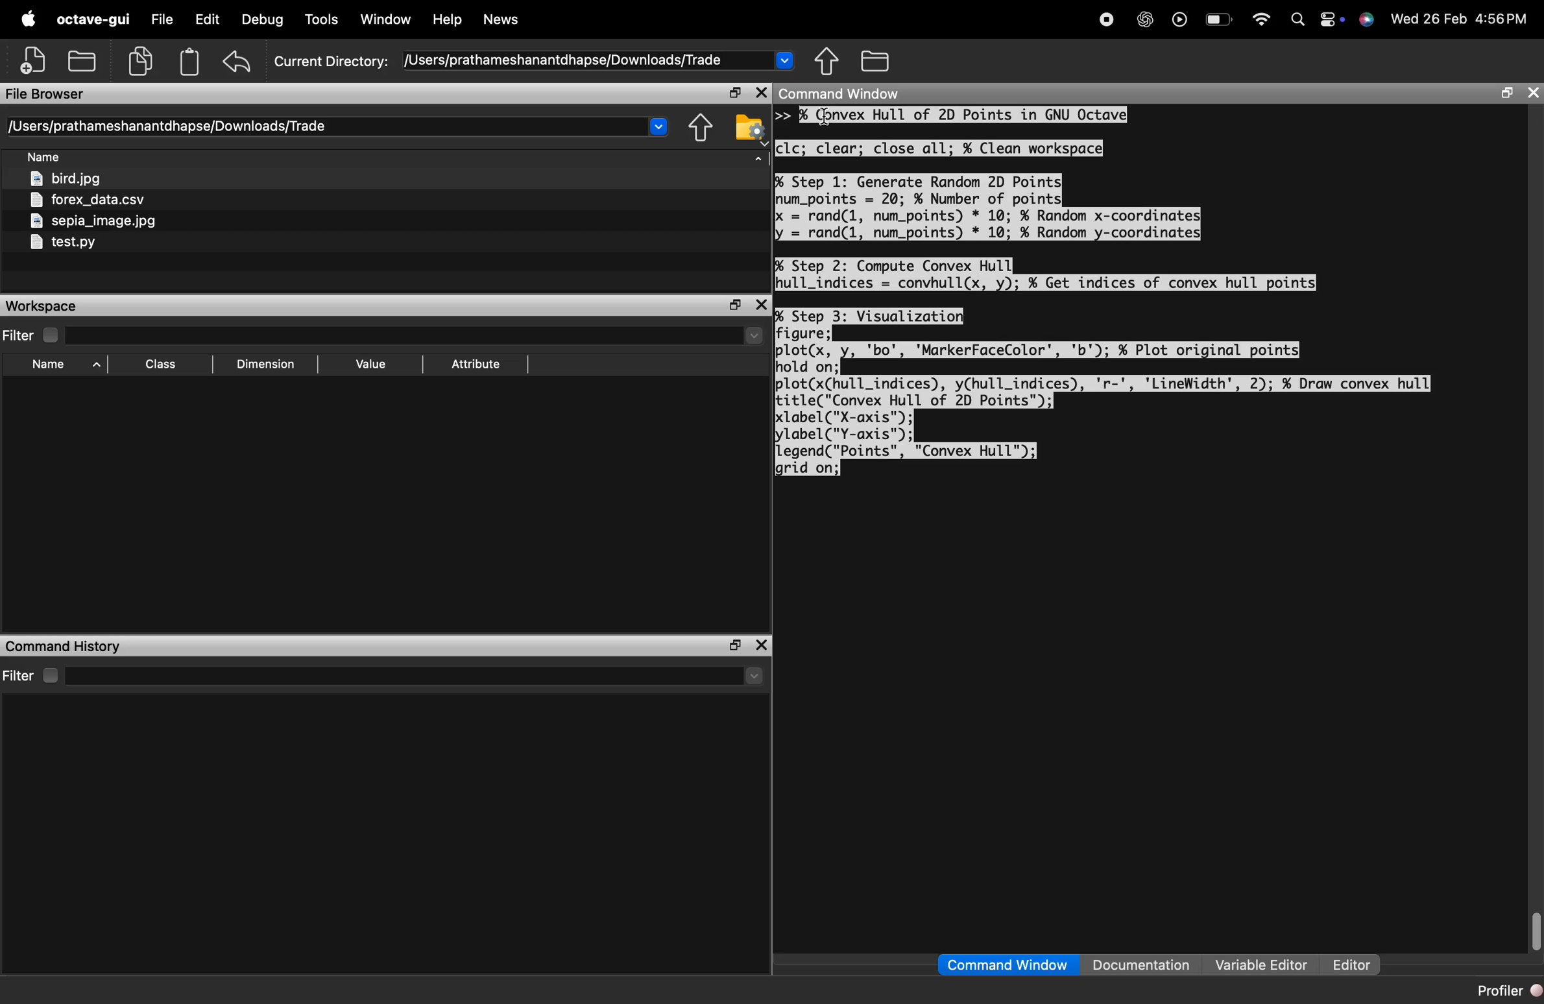 Image resolution: width=1544 pixels, height=1004 pixels. Describe the element at coordinates (734, 93) in the screenshot. I see `separate the window` at that location.